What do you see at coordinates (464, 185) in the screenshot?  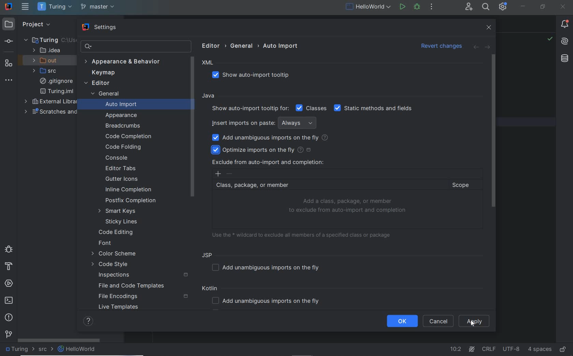 I see `SCOPE` at bounding box center [464, 185].